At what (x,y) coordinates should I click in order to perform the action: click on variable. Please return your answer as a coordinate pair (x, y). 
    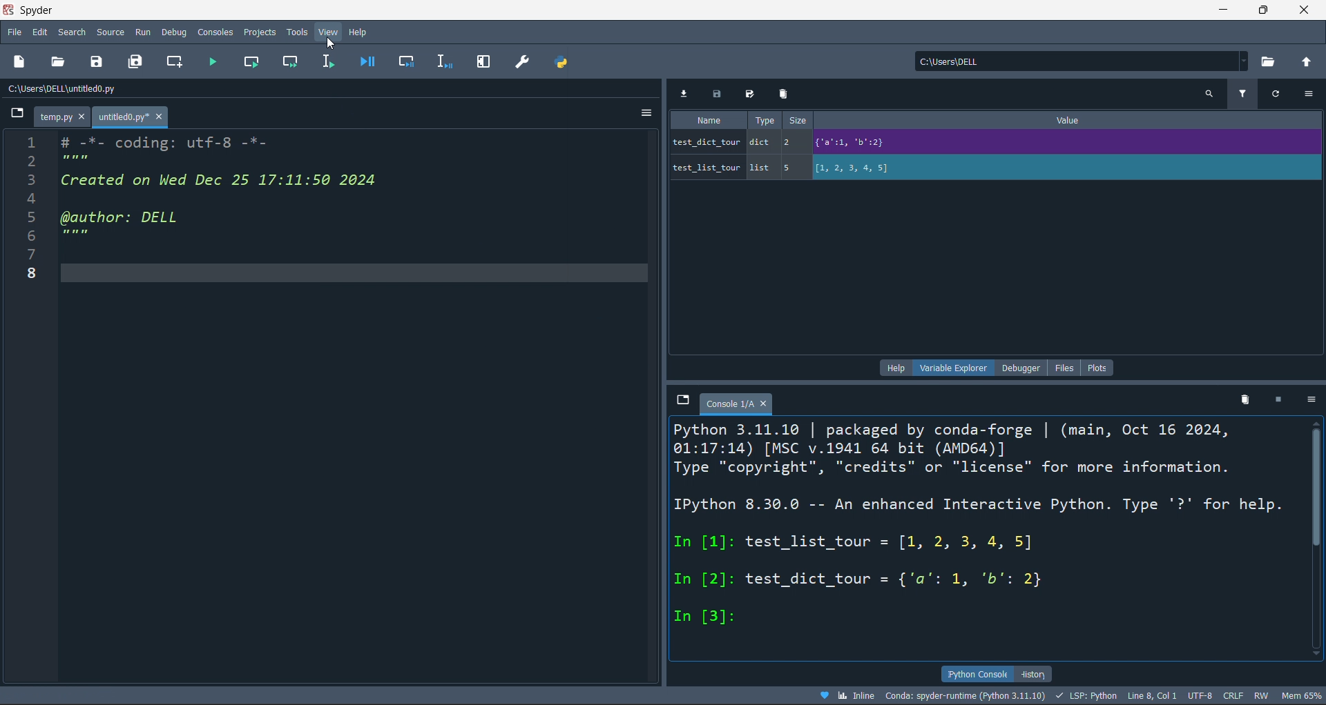
    Looking at the image, I should click on (706, 169).